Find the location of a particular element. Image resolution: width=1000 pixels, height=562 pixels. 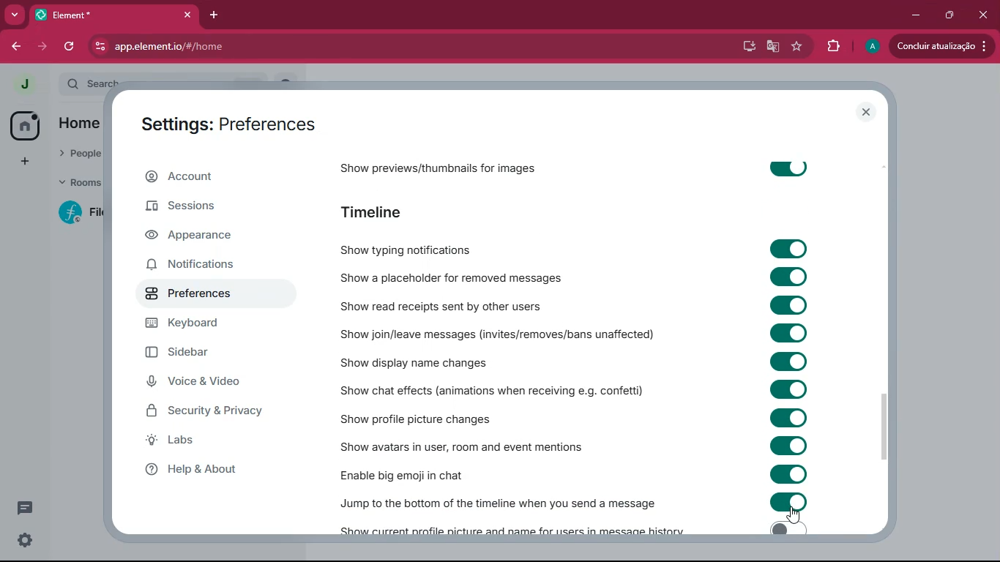

forward is located at coordinates (41, 47).